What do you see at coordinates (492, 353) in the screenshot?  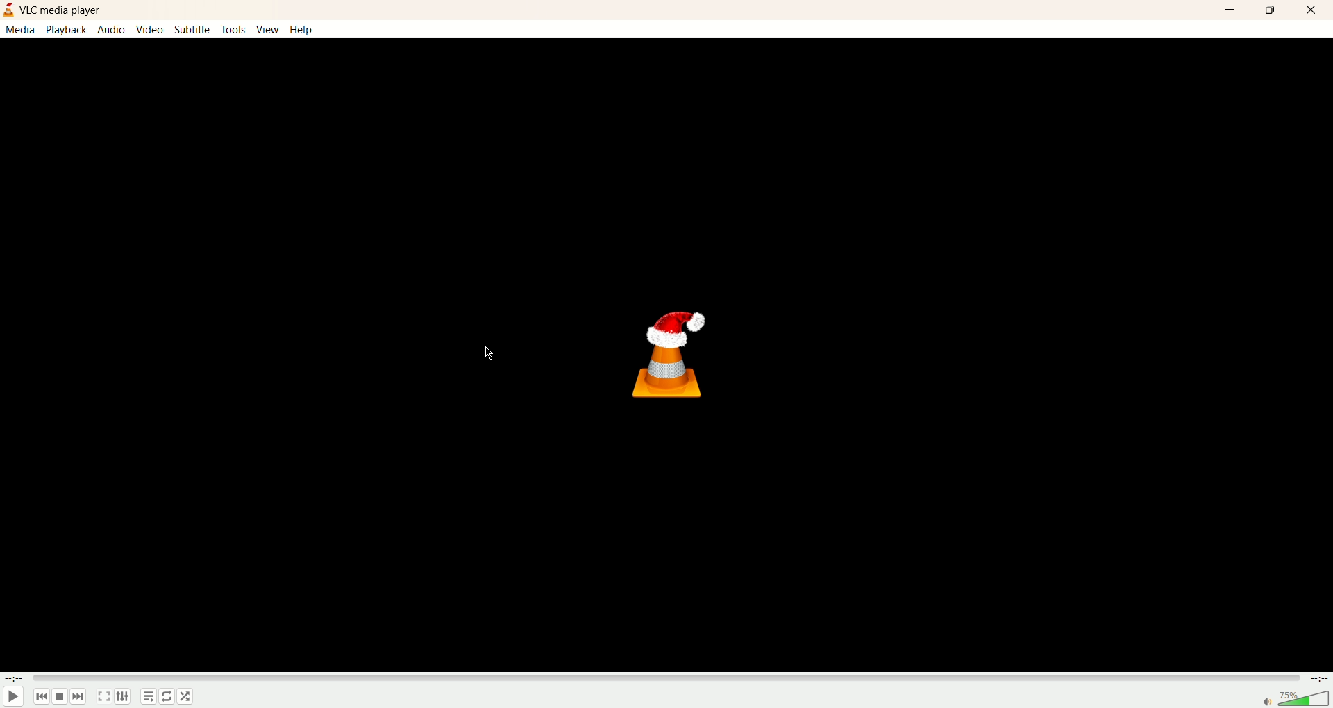 I see `cursor` at bounding box center [492, 353].